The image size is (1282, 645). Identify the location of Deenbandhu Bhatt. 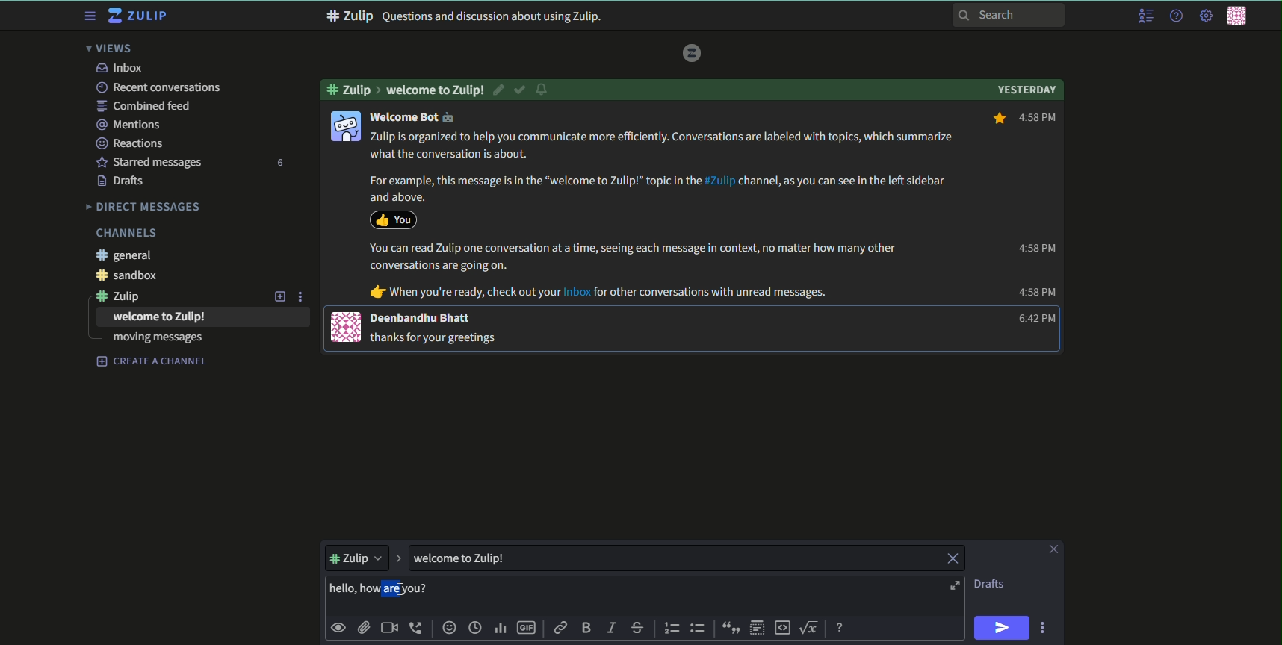
(422, 318).